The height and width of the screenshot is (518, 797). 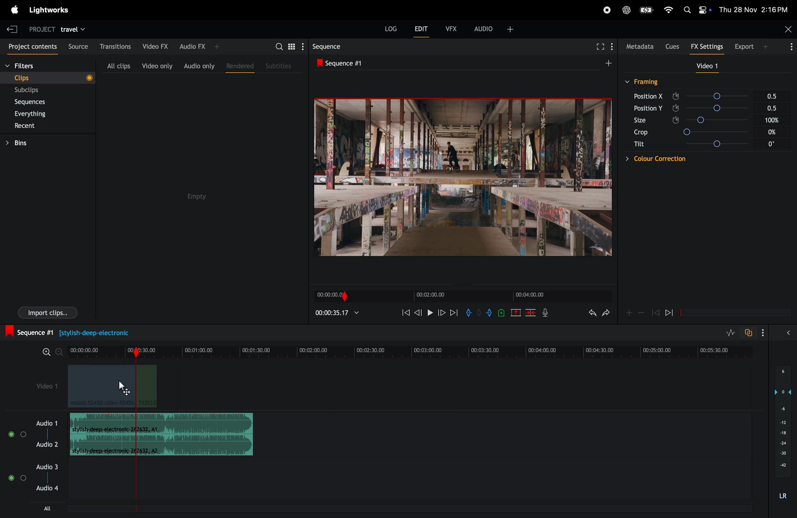 What do you see at coordinates (39, 29) in the screenshot?
I see `project` at bounding box center [39, 29].